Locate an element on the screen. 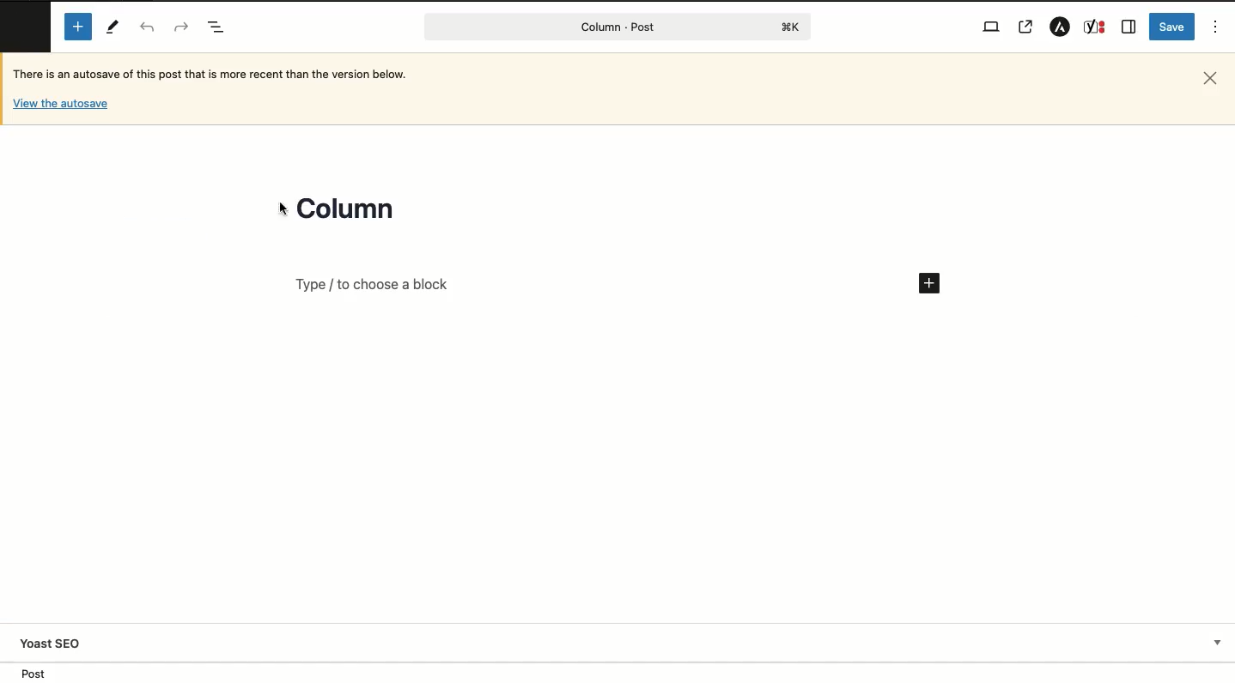 The image size is (1235, 683). Yoast is located at coordinates (1094, 27).